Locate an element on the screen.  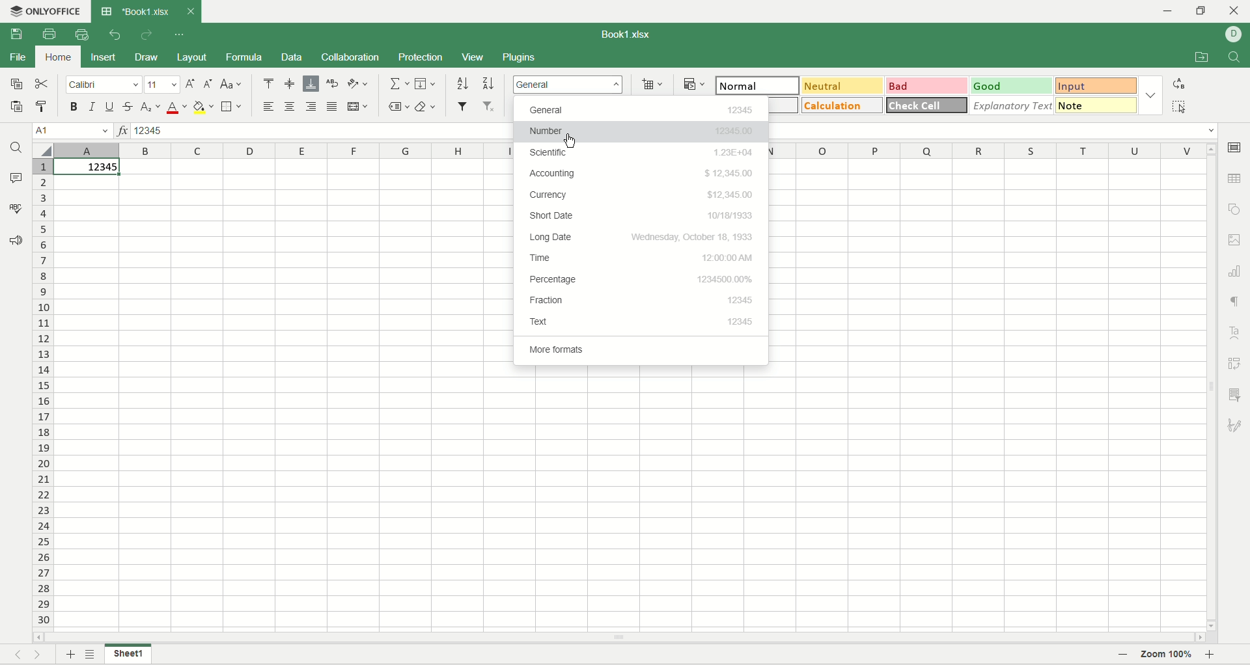
normal is located at coordinates (758, 85).